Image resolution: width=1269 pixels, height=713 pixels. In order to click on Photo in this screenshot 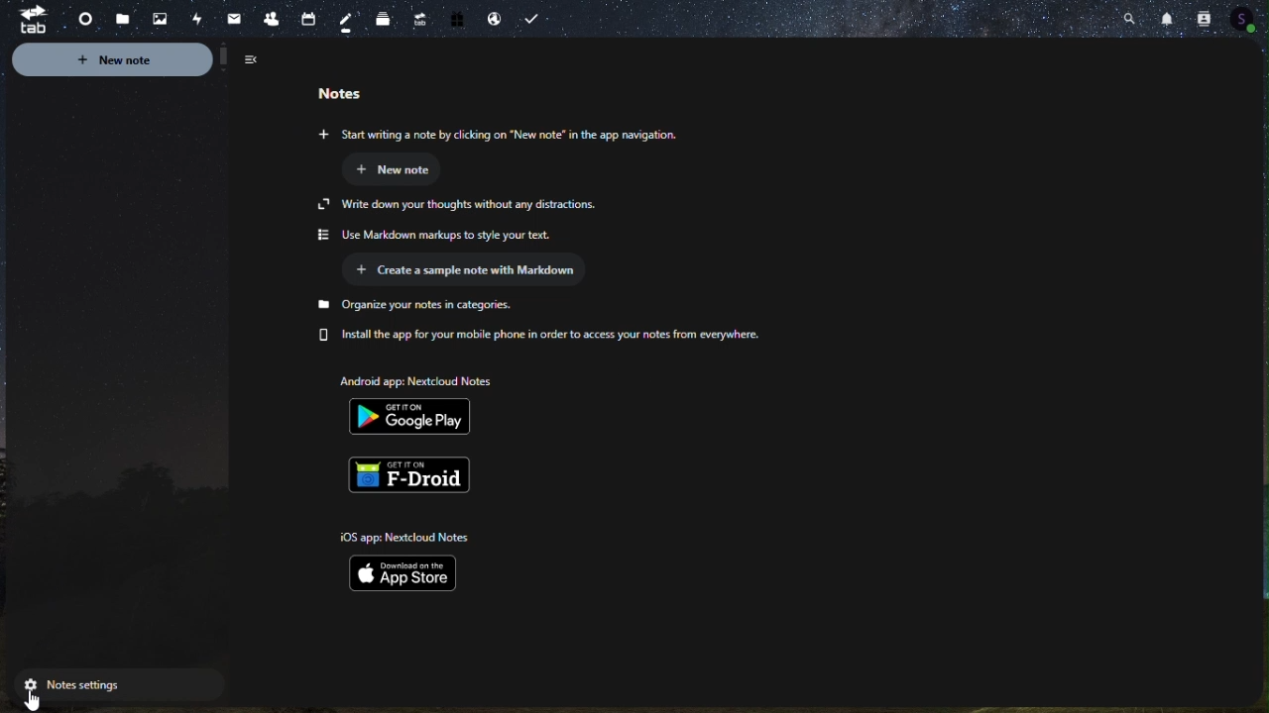, I will do `click(154, 20)`.